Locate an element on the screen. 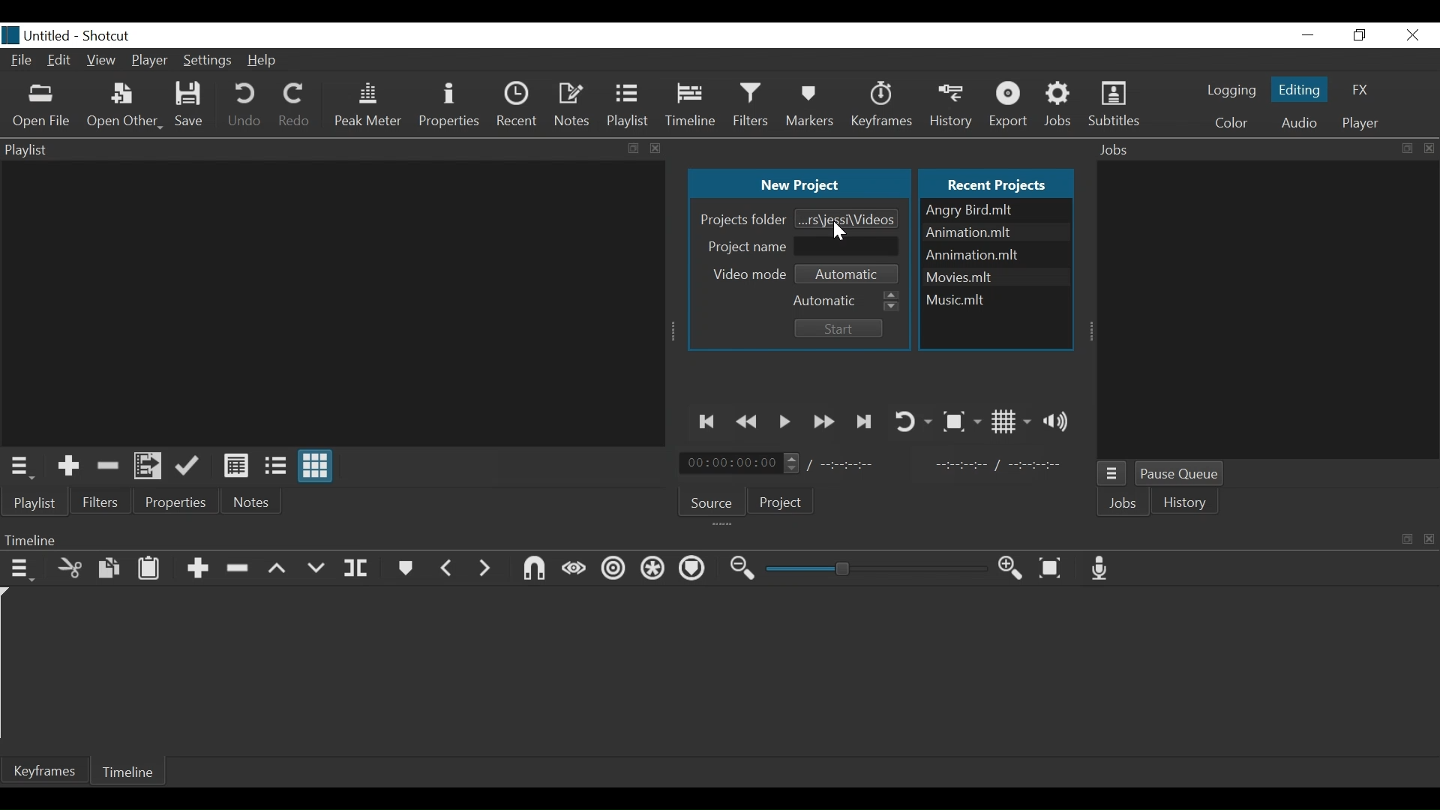 This screenshot has height=810, width=1440. Record audio is located at coordinates (1104, 568).